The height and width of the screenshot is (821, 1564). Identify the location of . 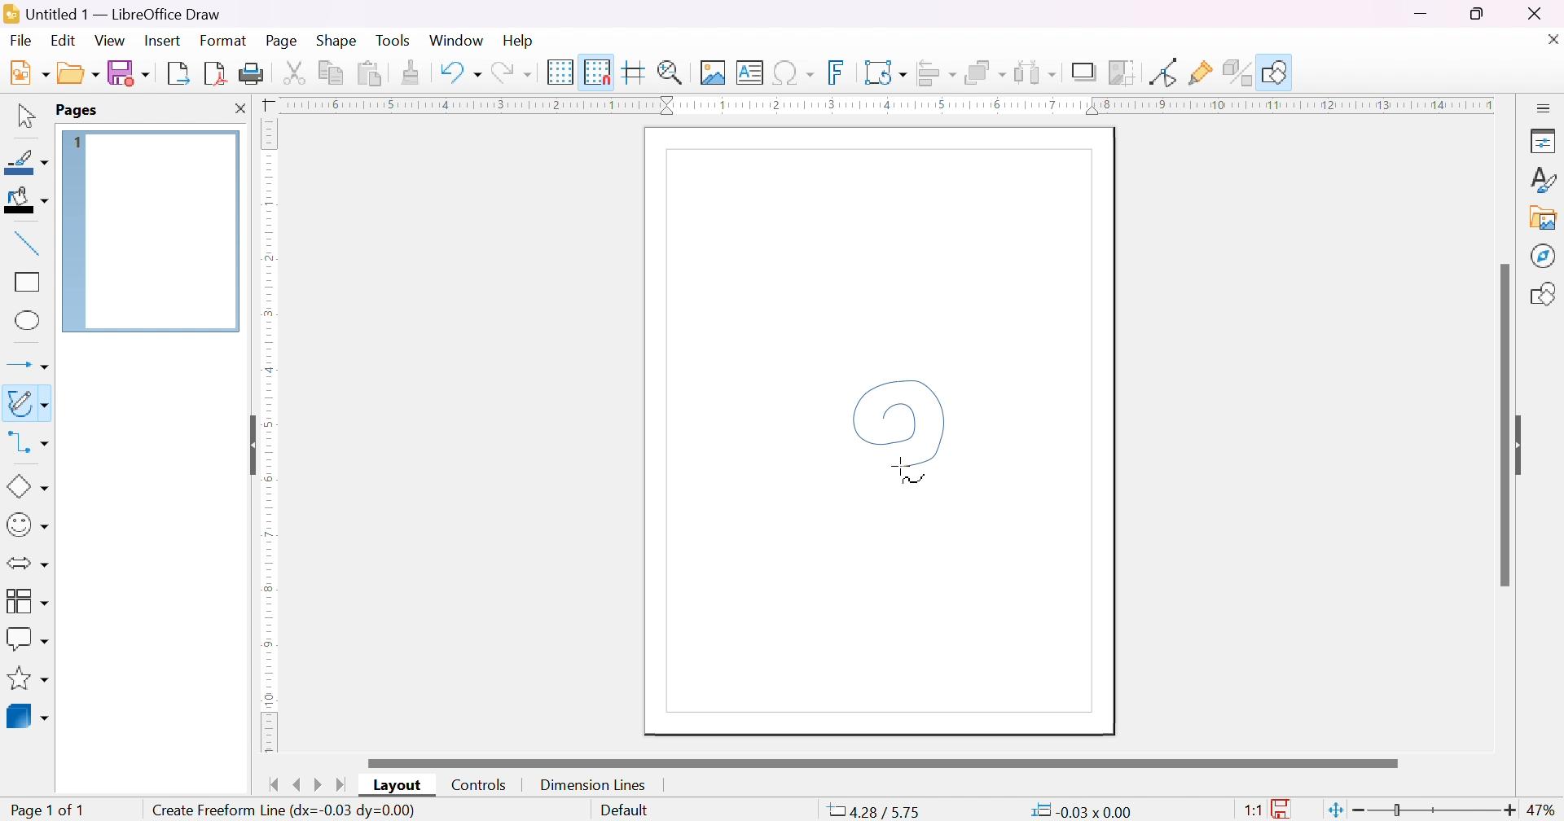
(22, 41).